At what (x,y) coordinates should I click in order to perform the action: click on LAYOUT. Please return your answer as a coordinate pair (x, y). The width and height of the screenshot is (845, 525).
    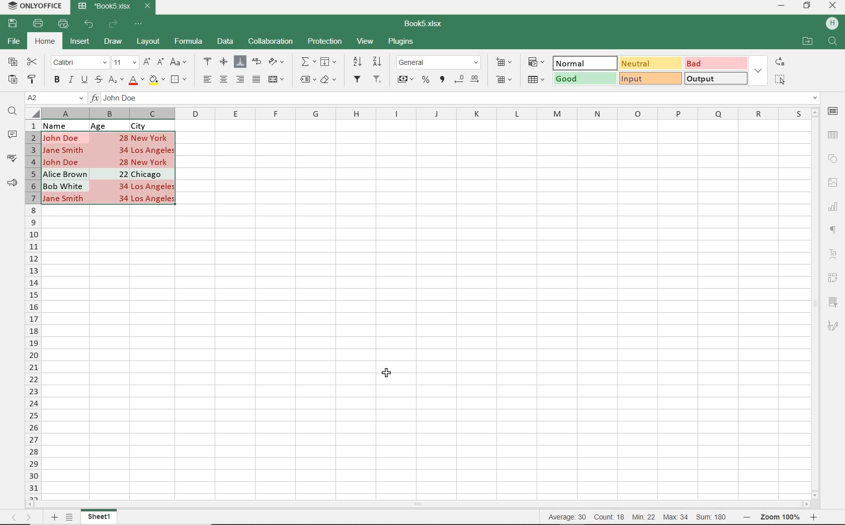
    Looking at the image, I should click on (147, 42).